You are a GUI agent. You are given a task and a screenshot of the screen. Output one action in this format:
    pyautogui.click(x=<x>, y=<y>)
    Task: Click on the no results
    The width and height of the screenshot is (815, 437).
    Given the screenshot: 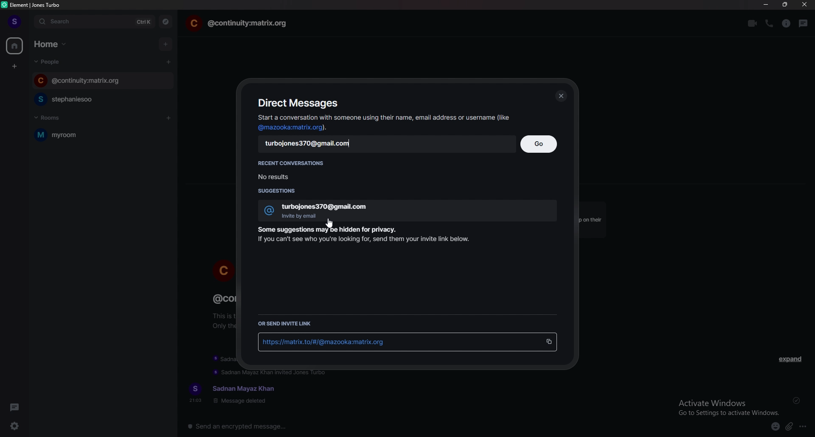 What is the action you would take?
    pyautogui.click(x=288, y=176)
    